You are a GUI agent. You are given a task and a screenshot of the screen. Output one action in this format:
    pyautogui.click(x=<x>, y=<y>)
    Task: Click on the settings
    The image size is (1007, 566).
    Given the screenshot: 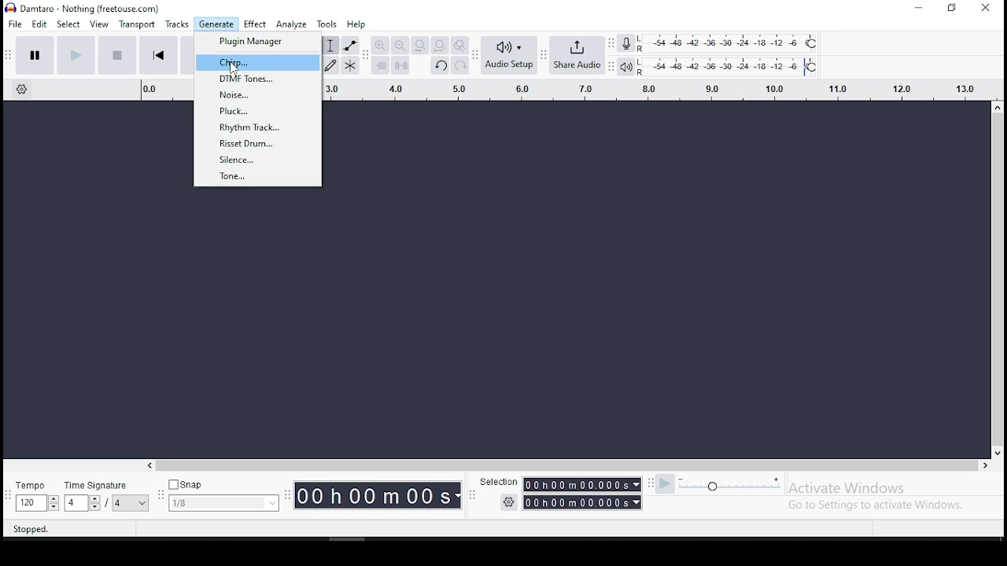 What is the action you would take?
    pyautogui.click(x=505, y=502)
    